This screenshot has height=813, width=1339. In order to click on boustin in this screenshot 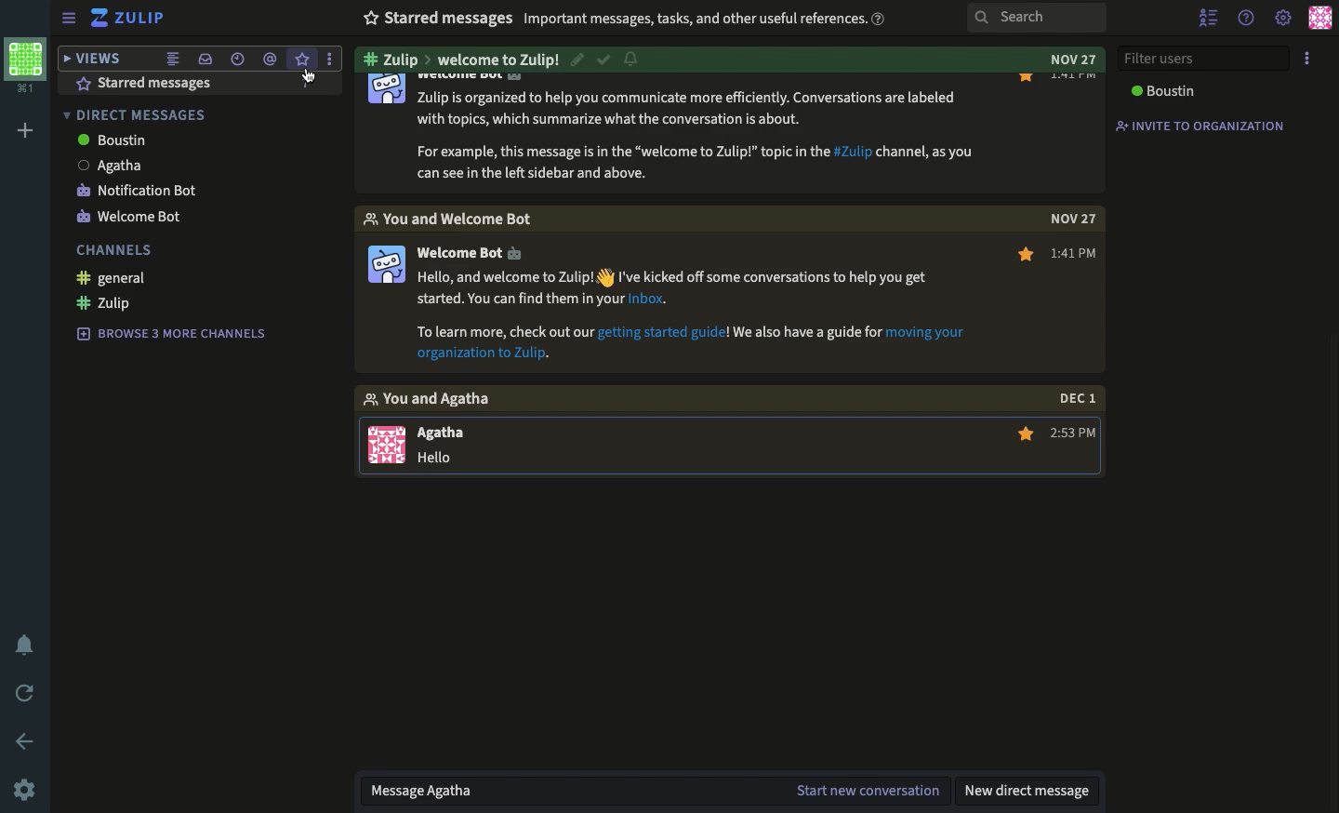, I will do `click(104, 140)`.